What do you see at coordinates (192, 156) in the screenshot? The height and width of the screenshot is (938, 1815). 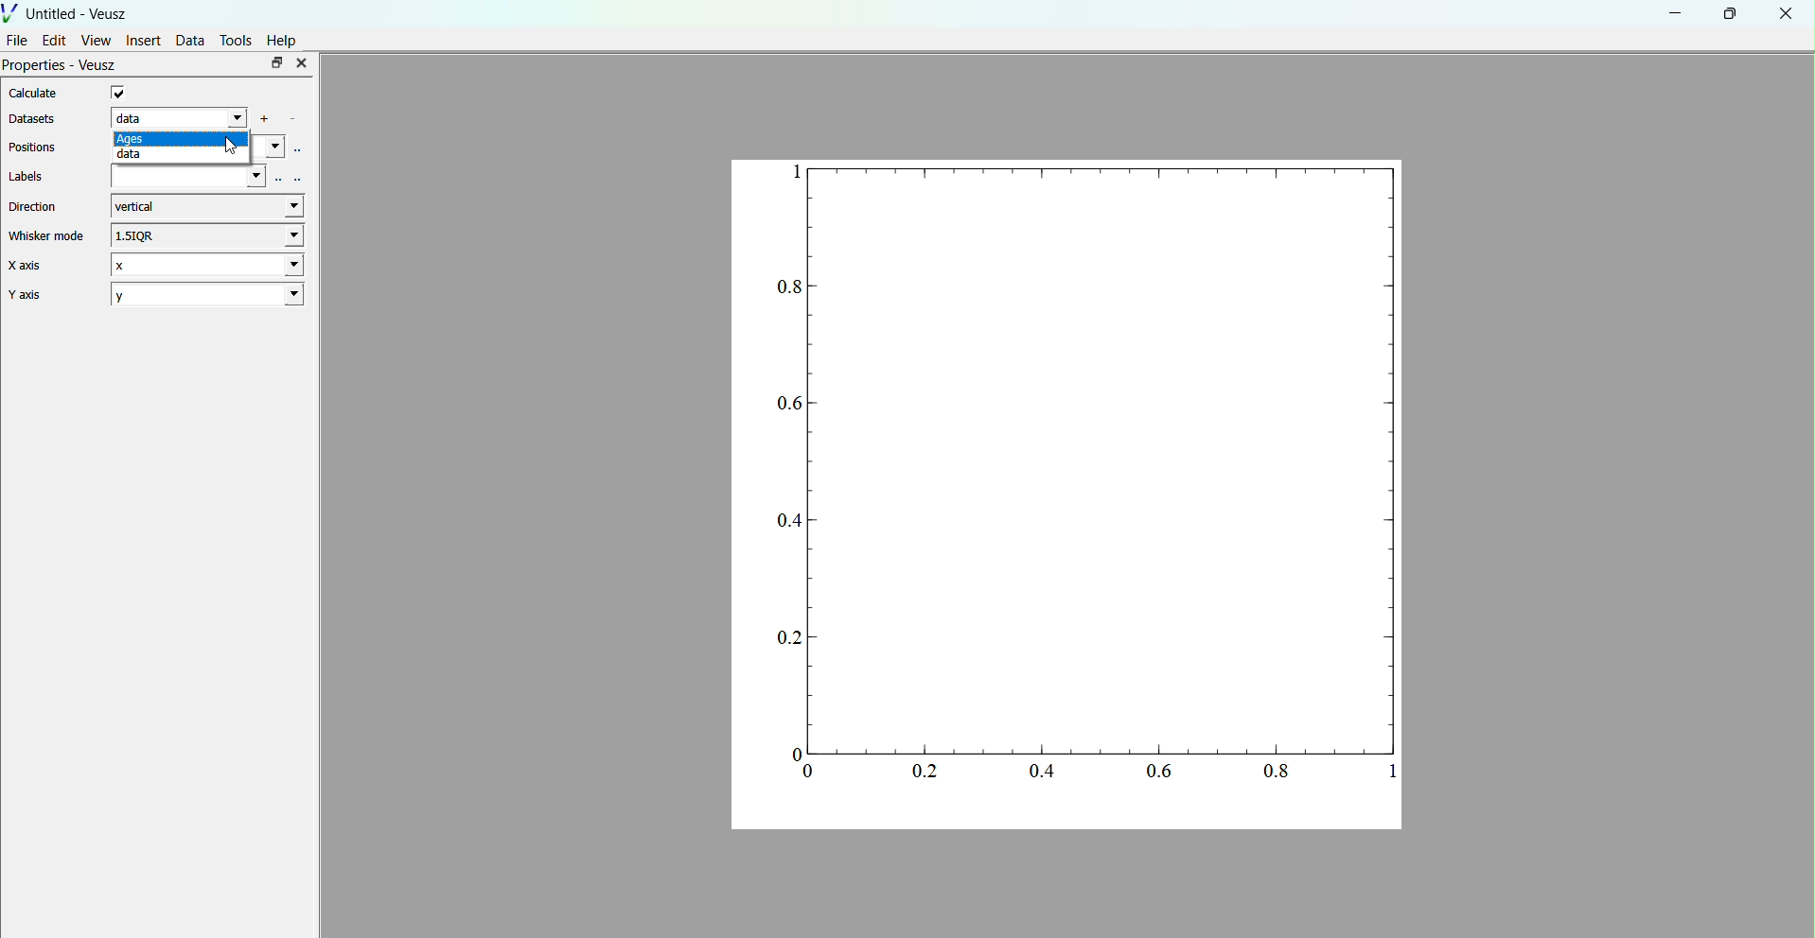 I see `date` at bounding box center [192, 156].